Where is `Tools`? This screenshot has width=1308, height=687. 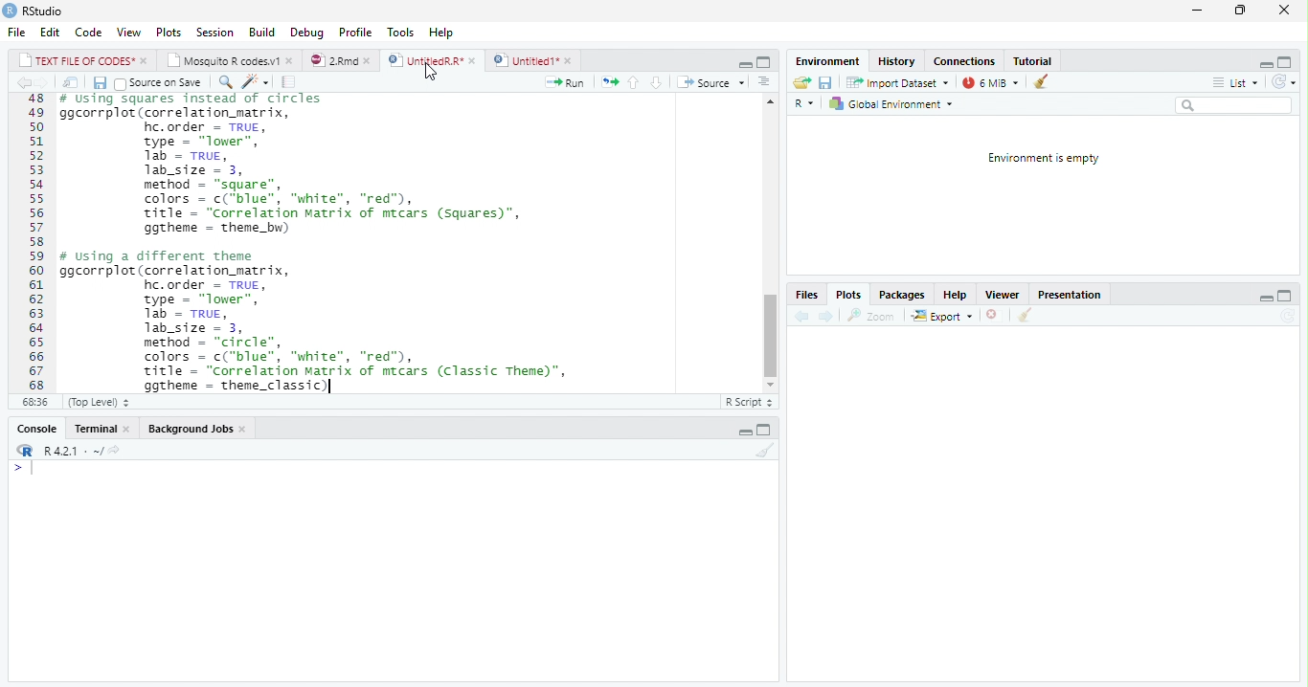 Tools is located at coordinates (399, 31).